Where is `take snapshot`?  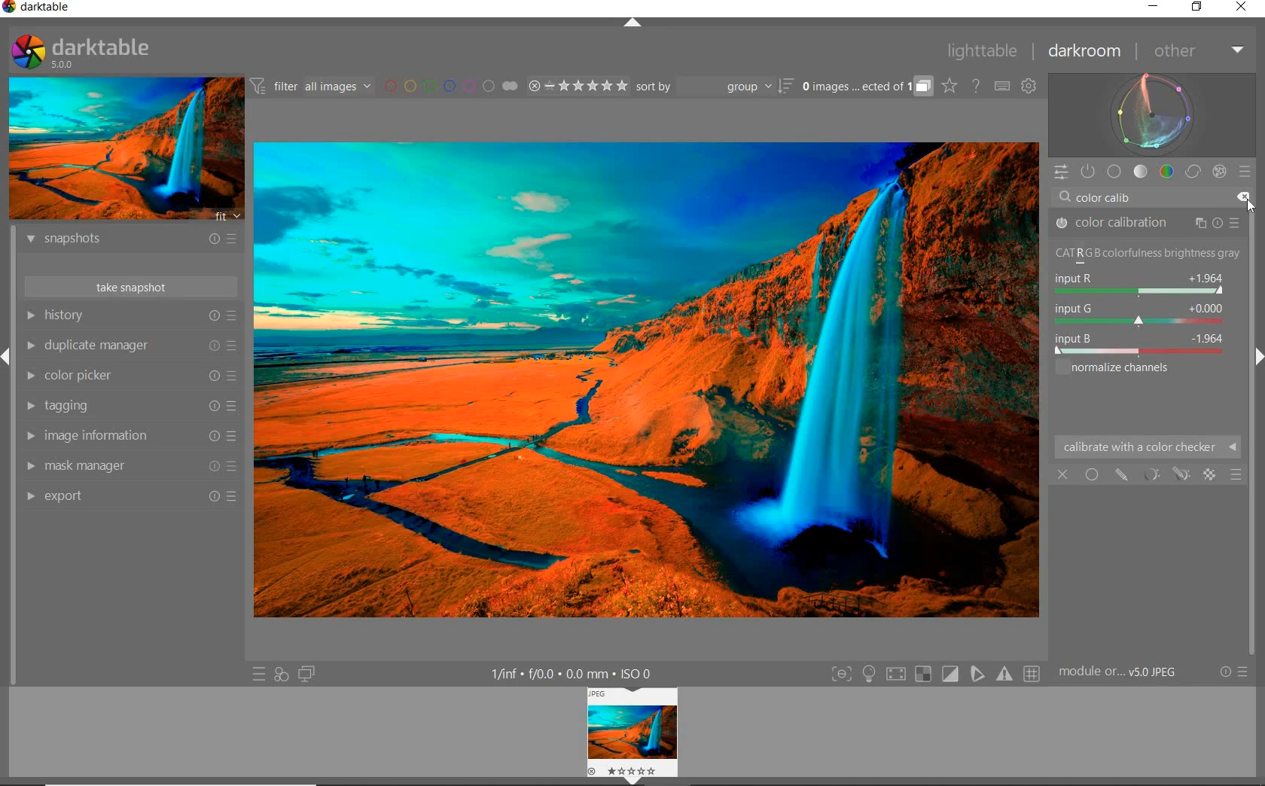
take snapshot is located at coordinates (130, 285).